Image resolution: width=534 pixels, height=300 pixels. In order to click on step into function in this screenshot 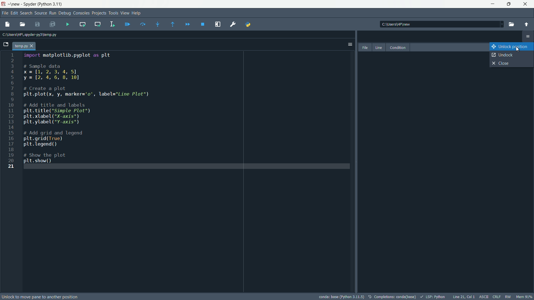, I will do `click(156, 24)`.